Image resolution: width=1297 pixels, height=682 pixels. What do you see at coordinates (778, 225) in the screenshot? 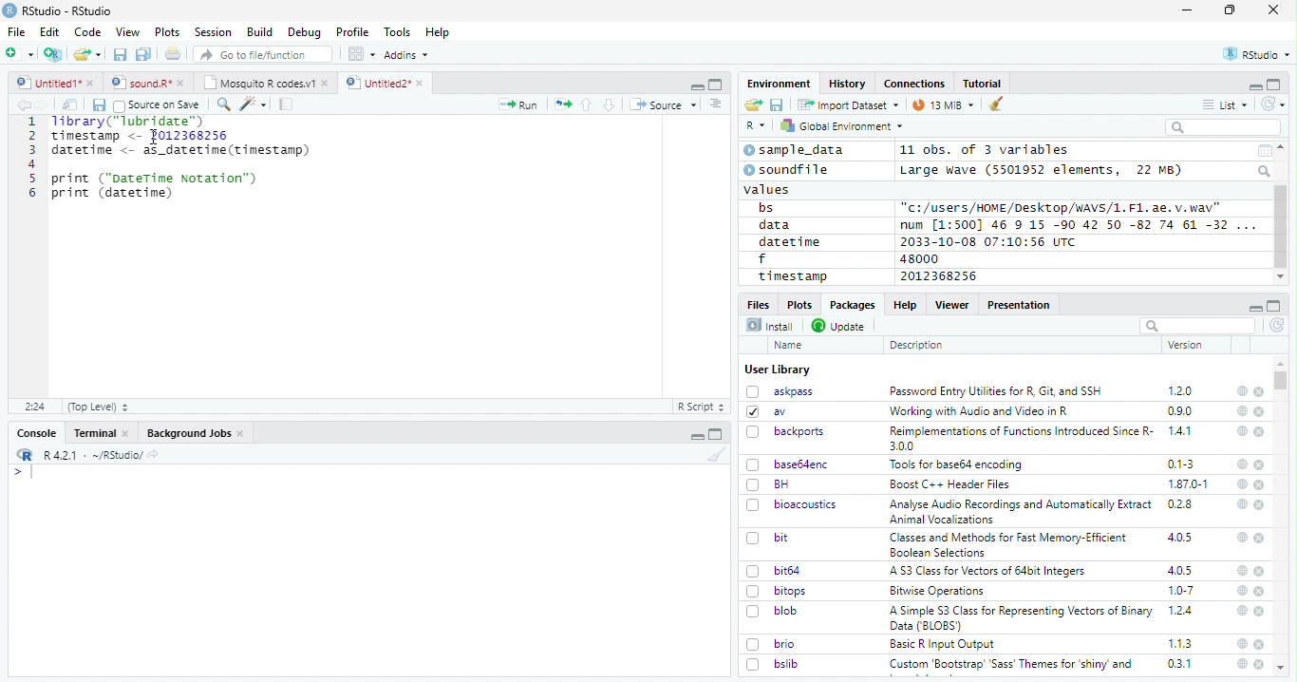
I see `data` at bounding box center [778, 225].